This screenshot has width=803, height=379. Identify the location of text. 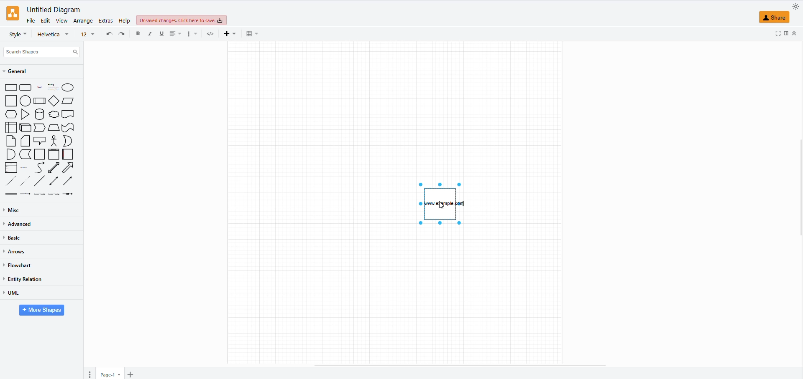
(39, 88).